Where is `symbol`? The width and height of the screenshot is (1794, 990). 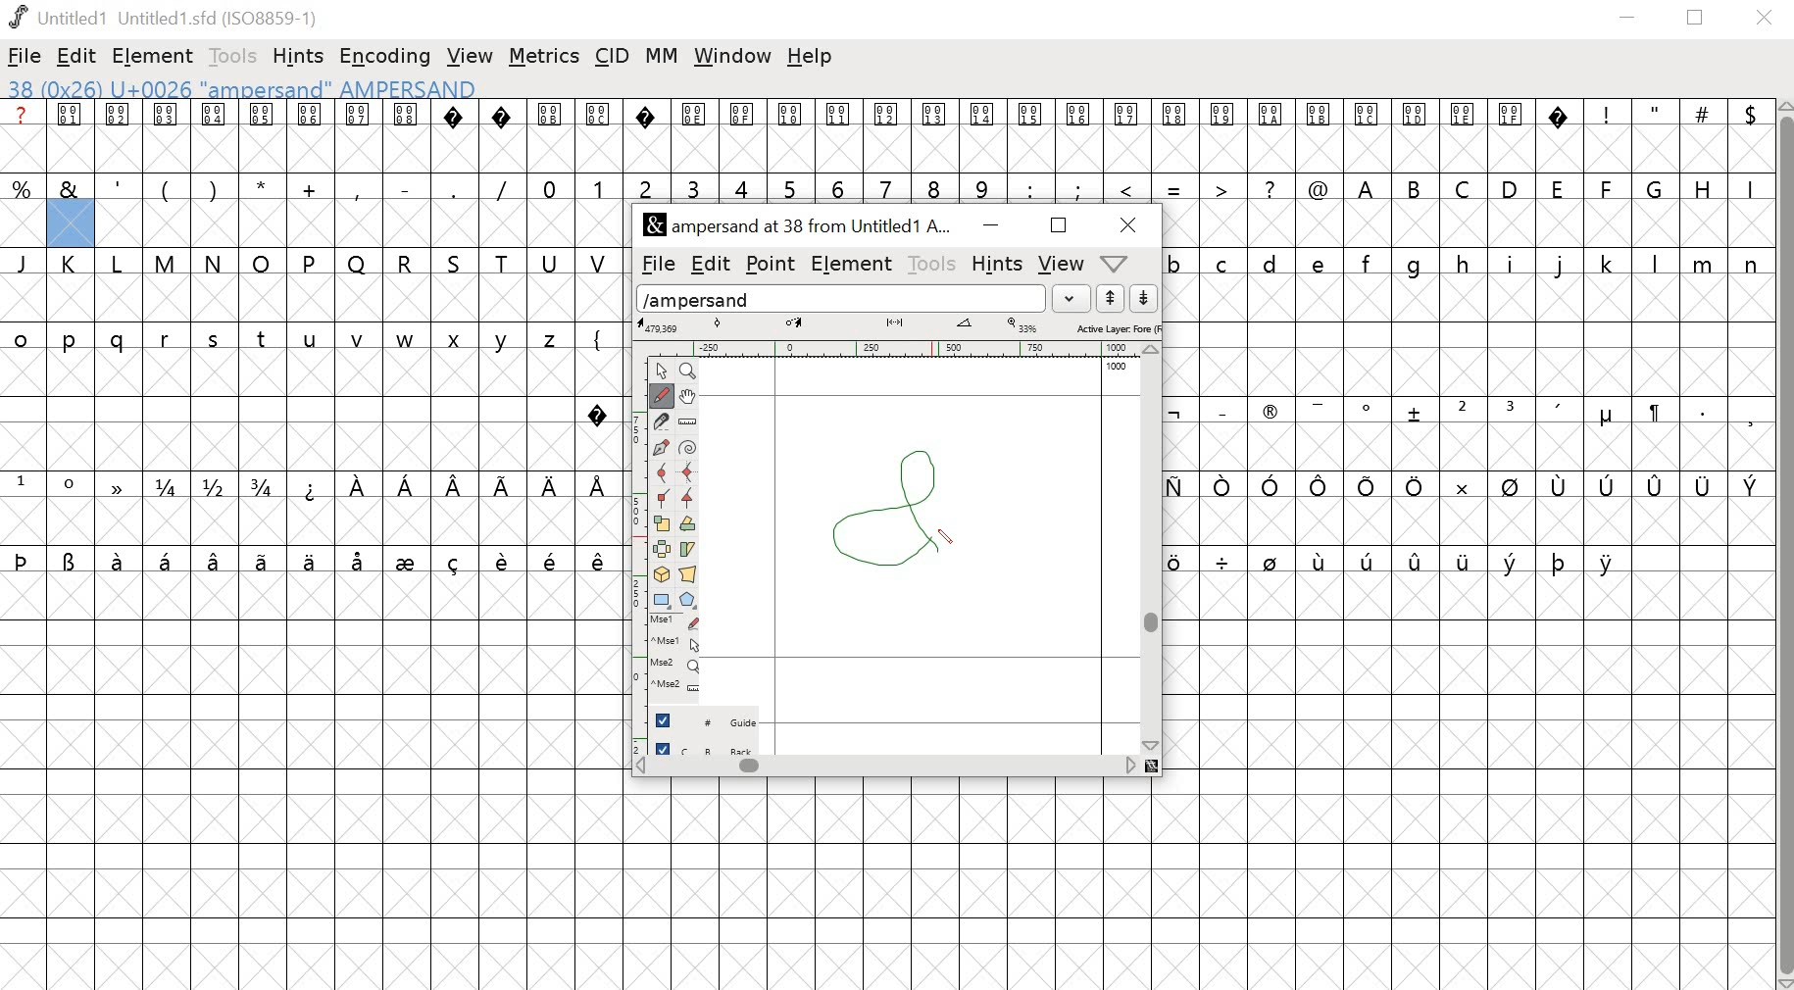
symbol is located at coordinates (1370, 486).